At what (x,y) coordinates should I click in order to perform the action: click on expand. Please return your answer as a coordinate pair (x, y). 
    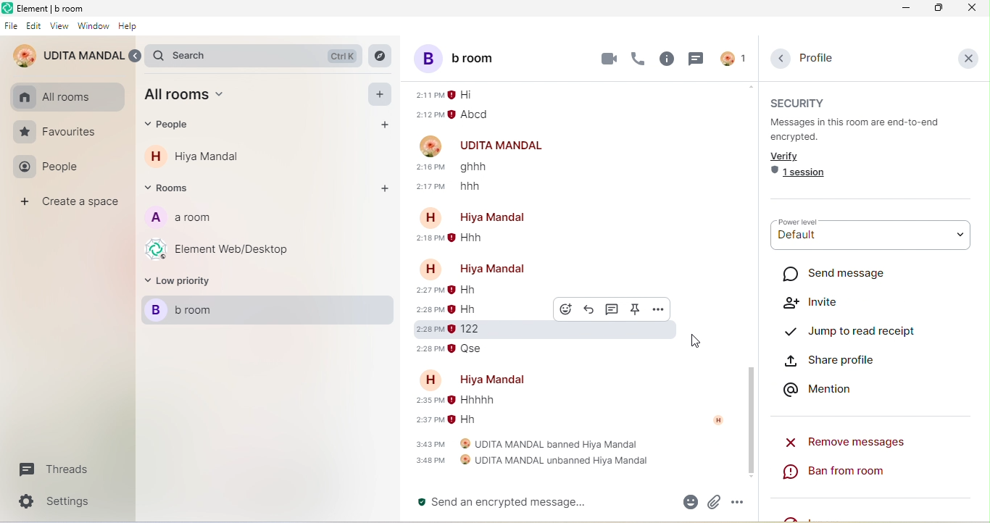
    Looking at the image, I should click on (137, 57).